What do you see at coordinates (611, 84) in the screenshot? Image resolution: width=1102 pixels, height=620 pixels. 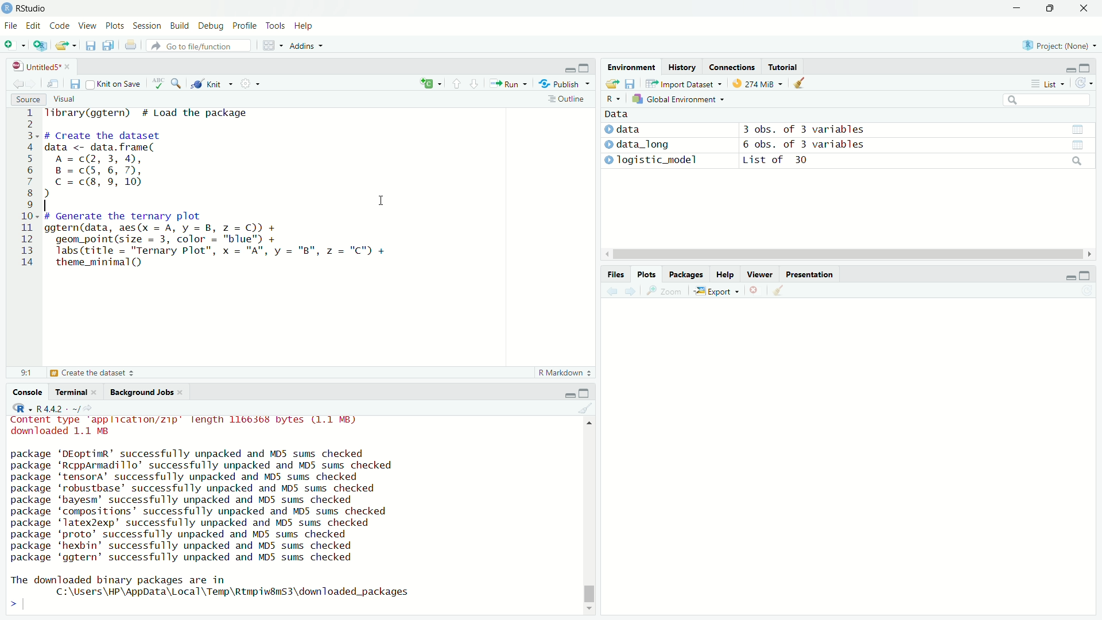 I see `export` at bounding box center [611, 84].